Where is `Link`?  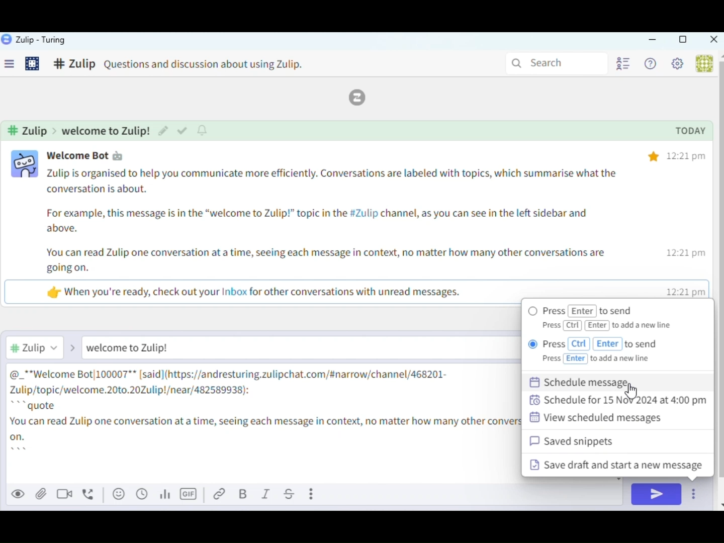
Link is located at coordinates (221, 495).